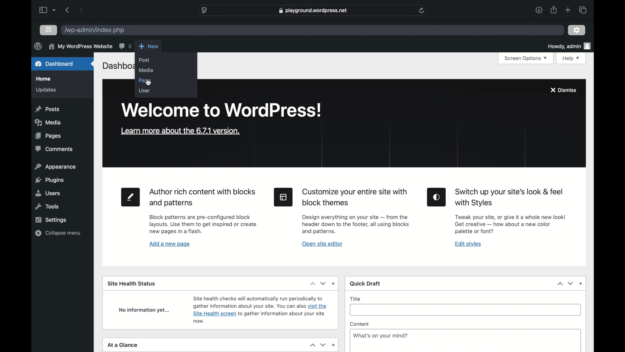  Describe the element at coordinates (355, 299) in the screenshot. I see `title` at that location.